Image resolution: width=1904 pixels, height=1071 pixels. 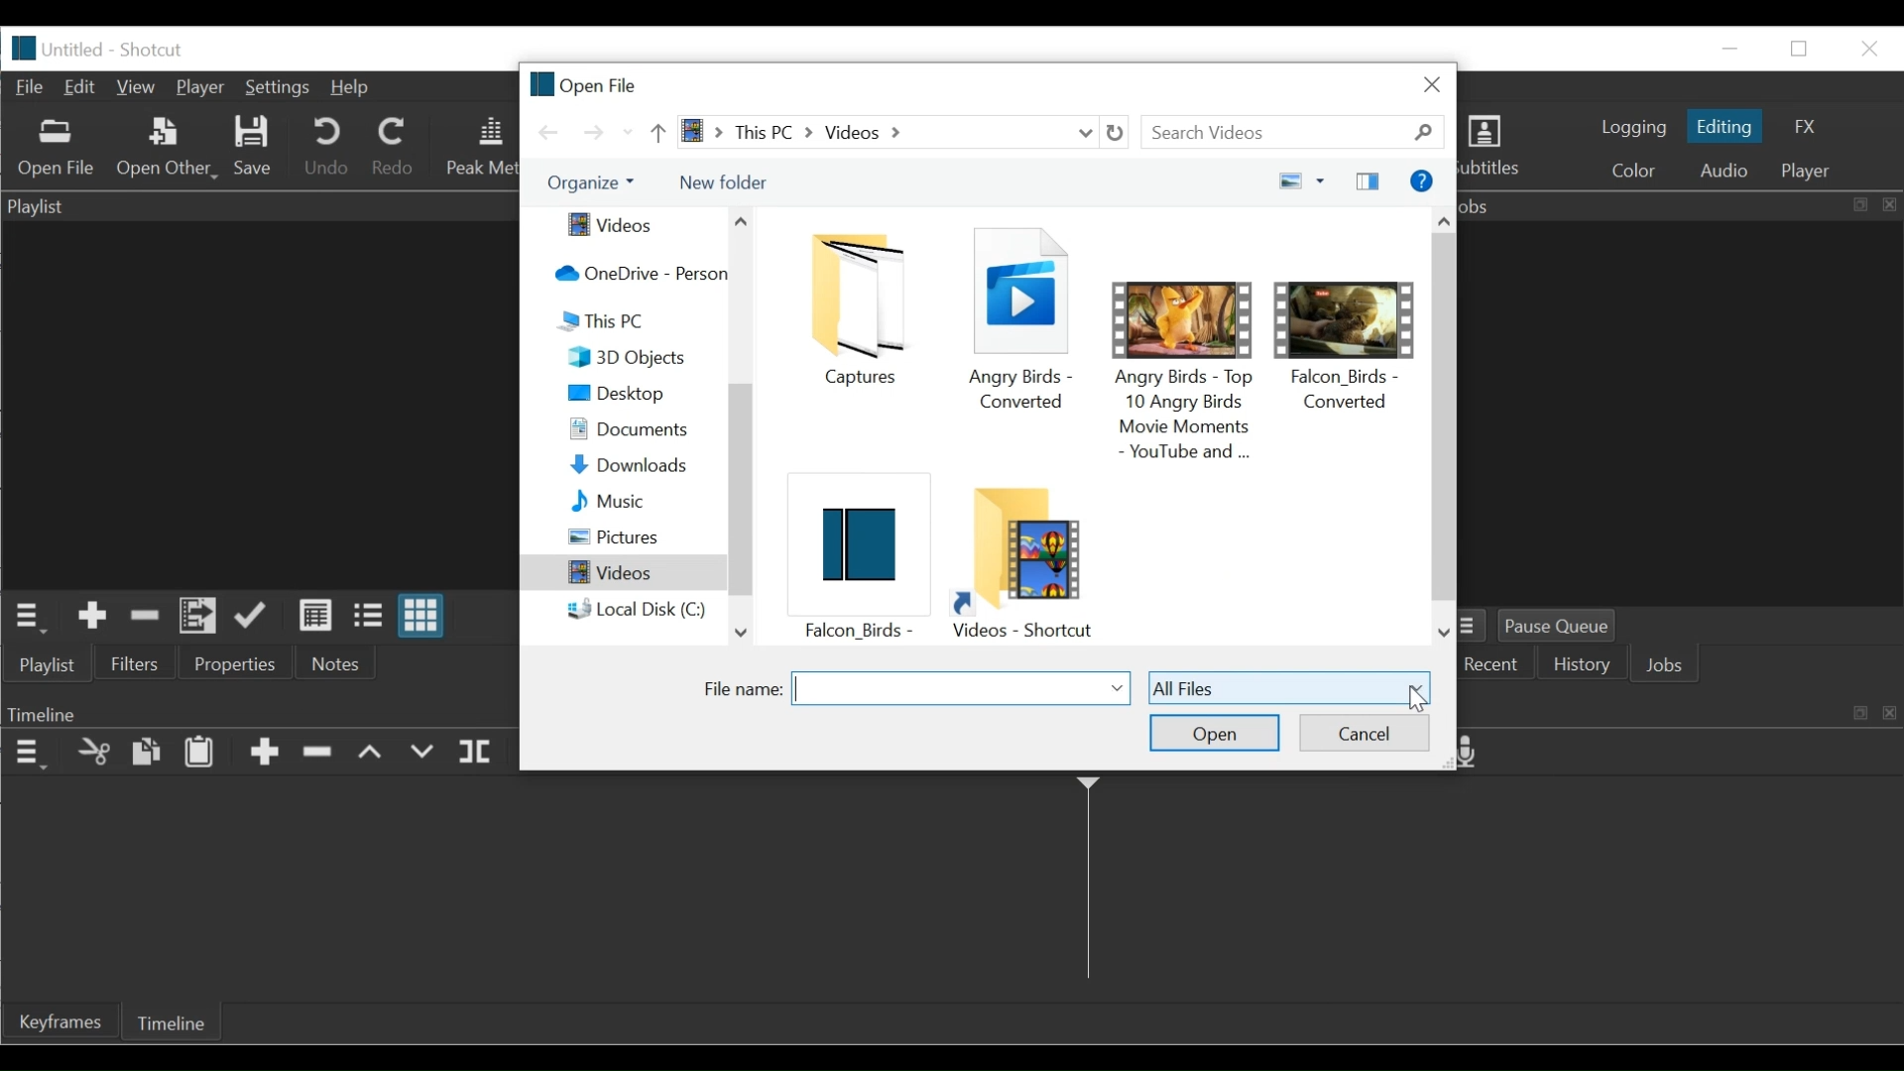 I want to click on Record audio, so click(x=1477, y=754).